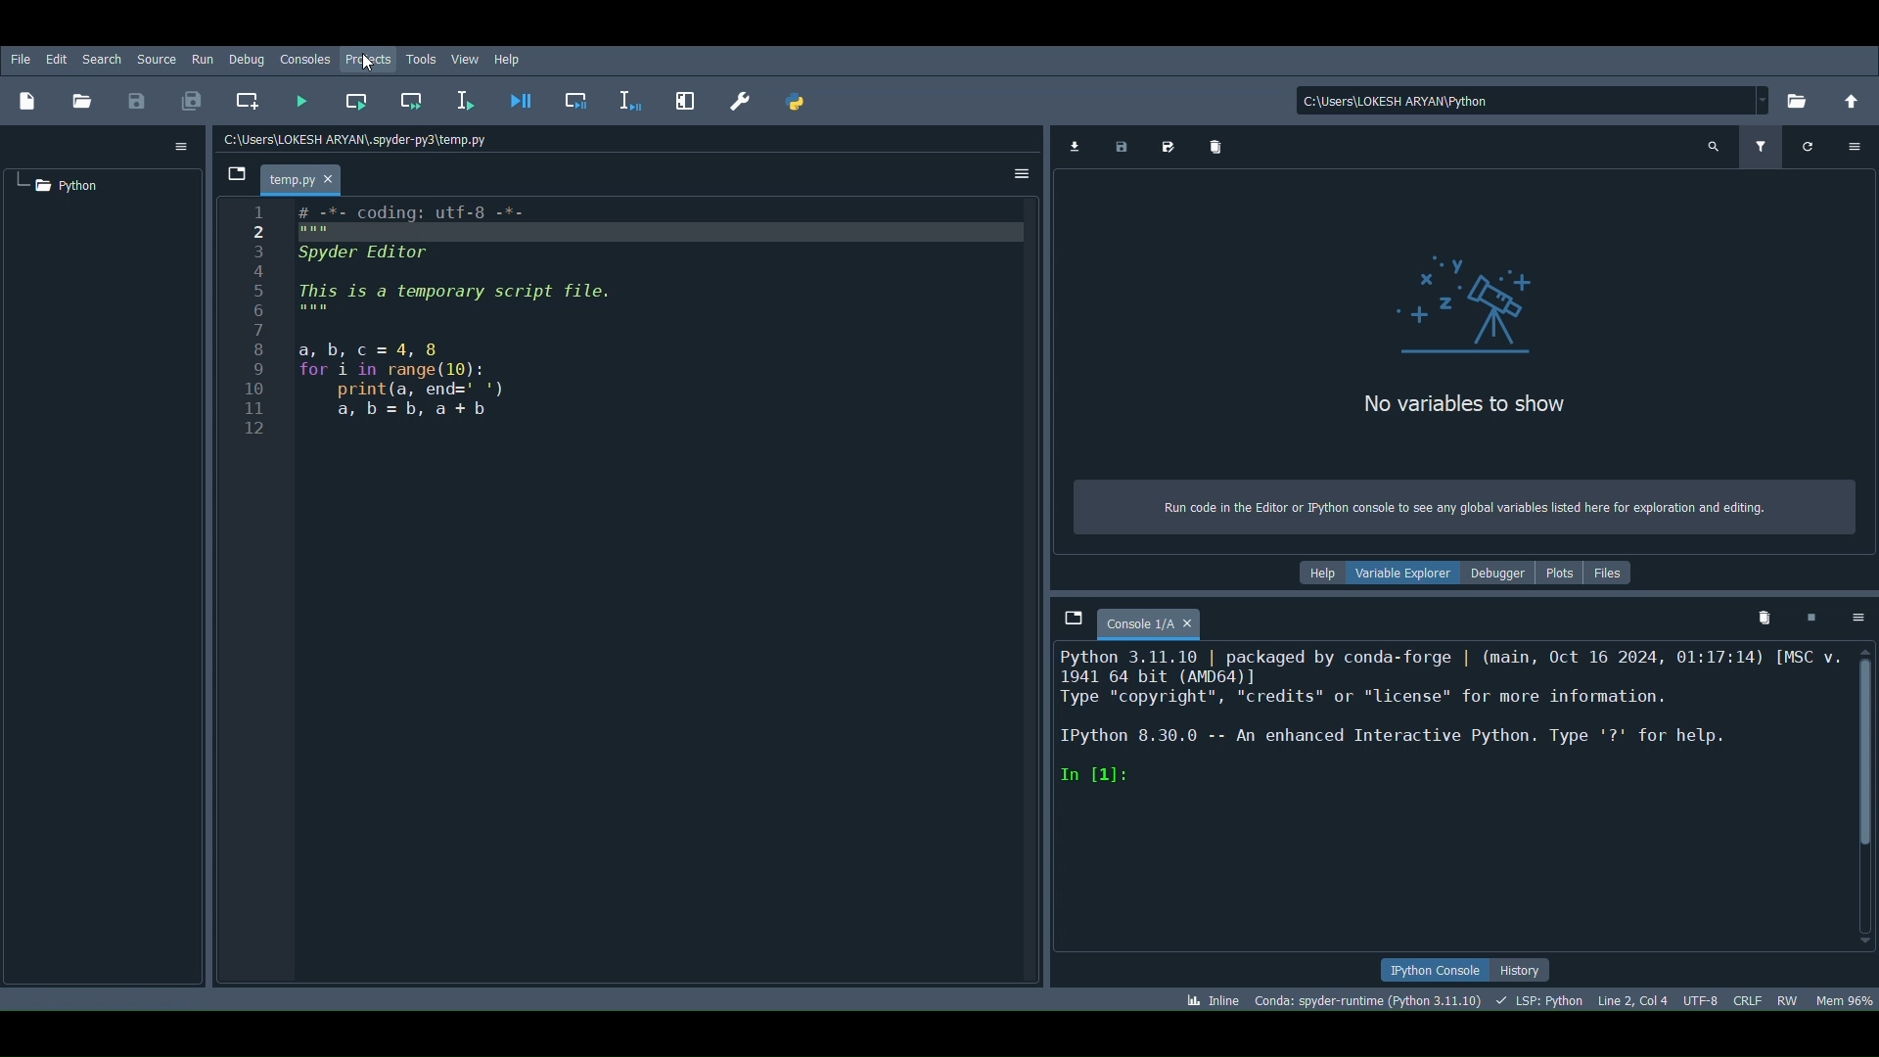 The height and width of the screenshot is (1057, 1879). I want to click on Help, so click(513, 61).